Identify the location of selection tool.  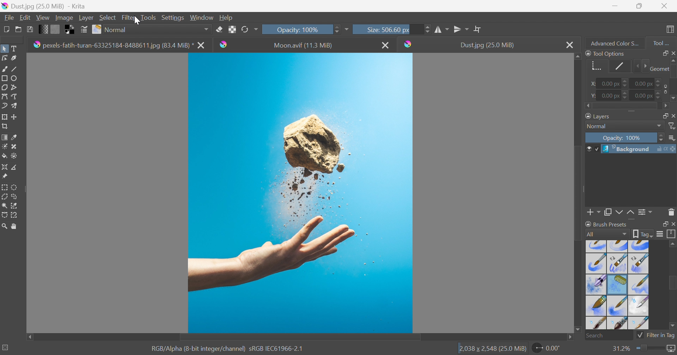
(4, 216).